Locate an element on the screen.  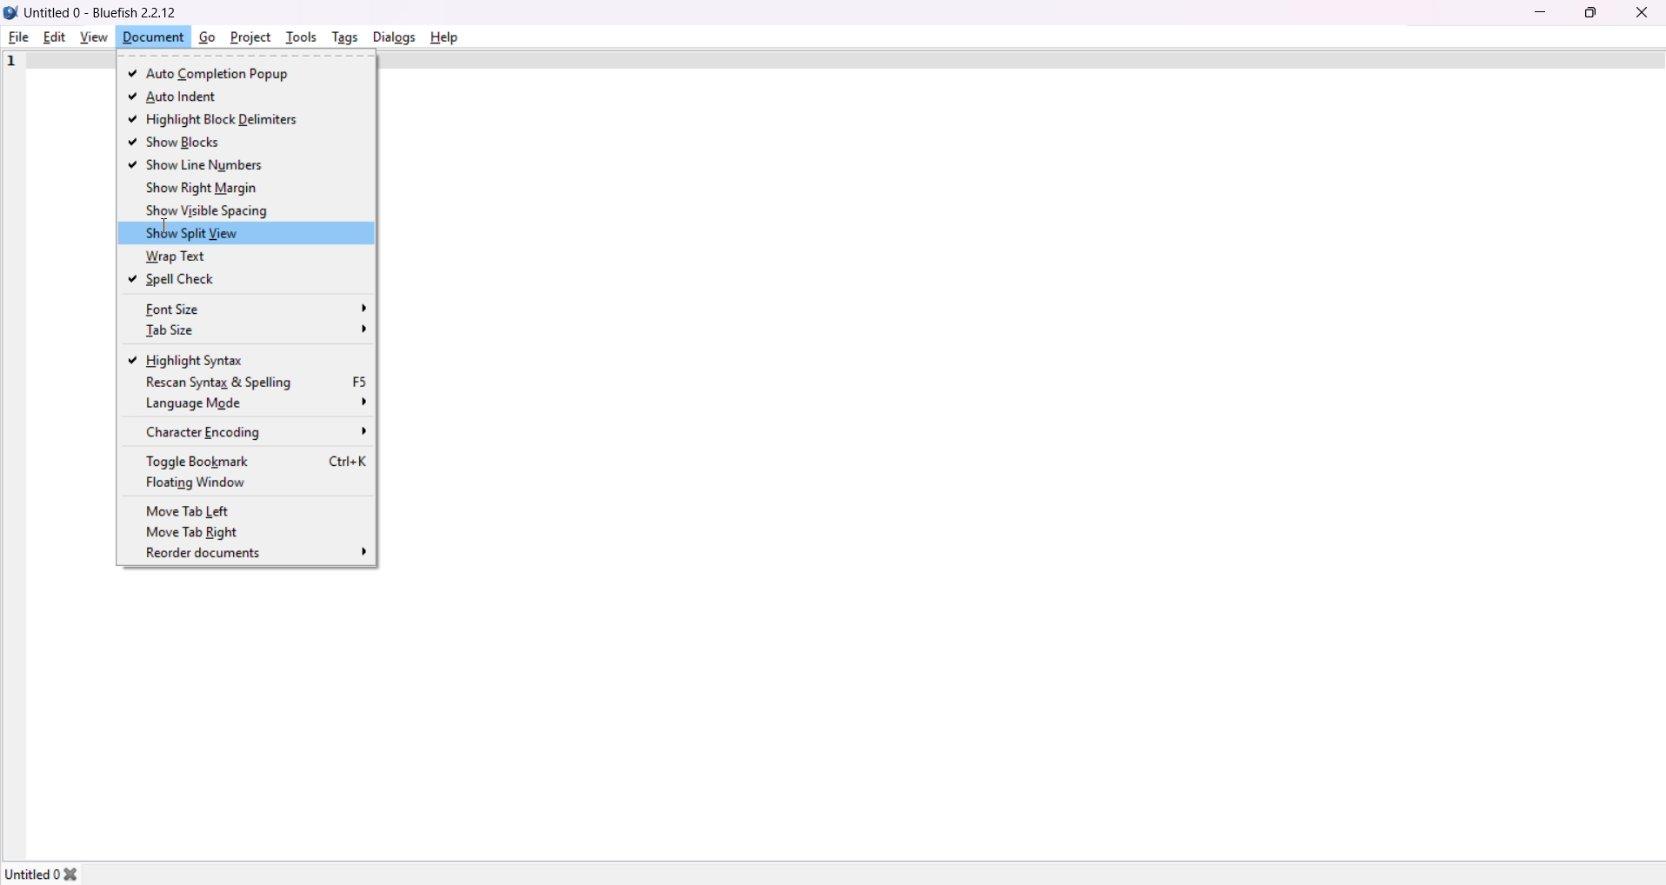
maximize is located at coordinates (1589, 11).